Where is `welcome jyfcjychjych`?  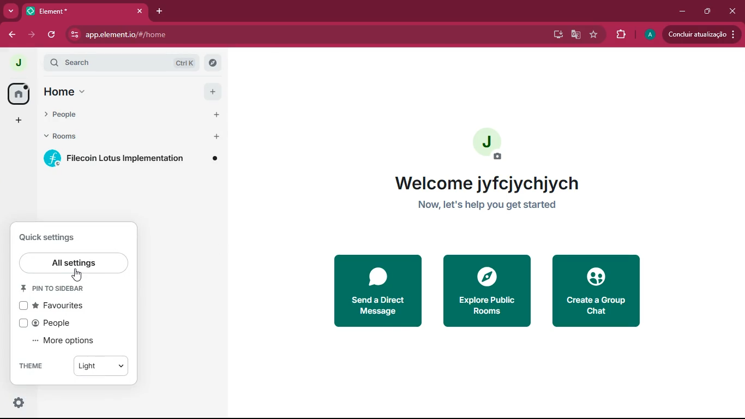
welcome jyfcjychjych is located at coordinates (491, 183).